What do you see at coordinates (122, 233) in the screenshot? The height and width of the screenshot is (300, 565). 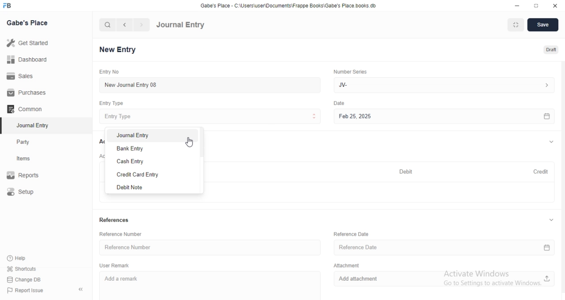 I see `Reference Number` at bounding box center [122, 233].